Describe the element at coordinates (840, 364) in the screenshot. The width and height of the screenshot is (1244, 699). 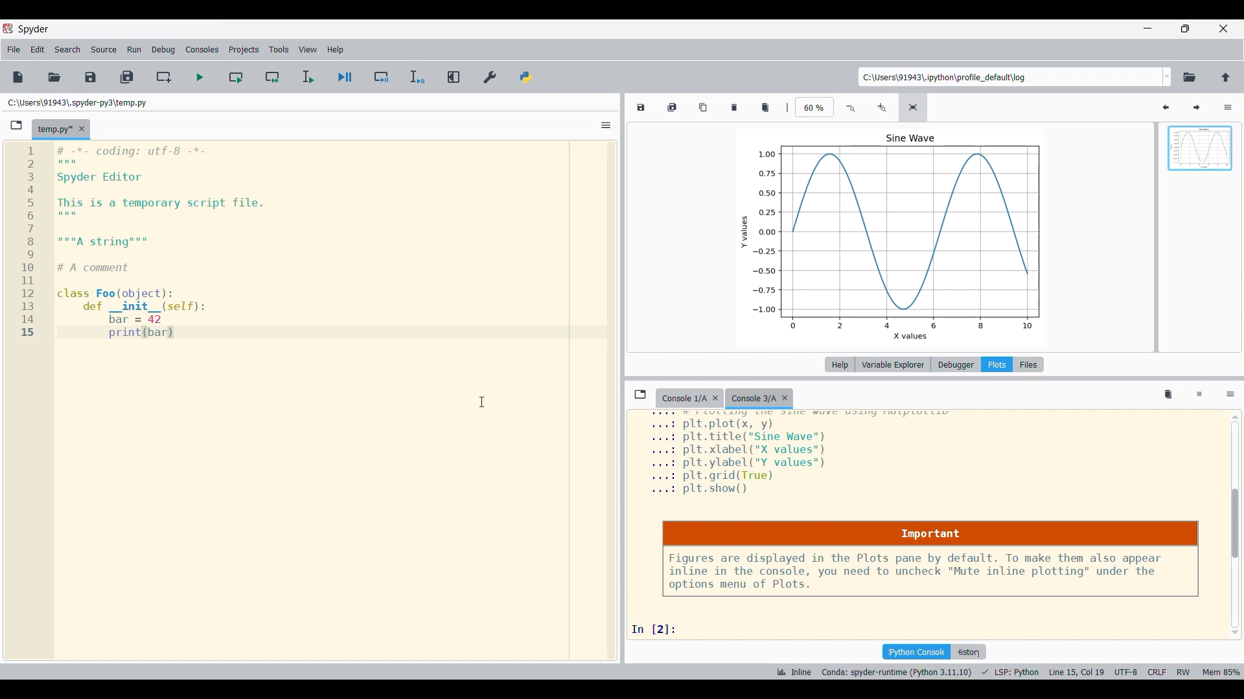
I see `Help` at that location.